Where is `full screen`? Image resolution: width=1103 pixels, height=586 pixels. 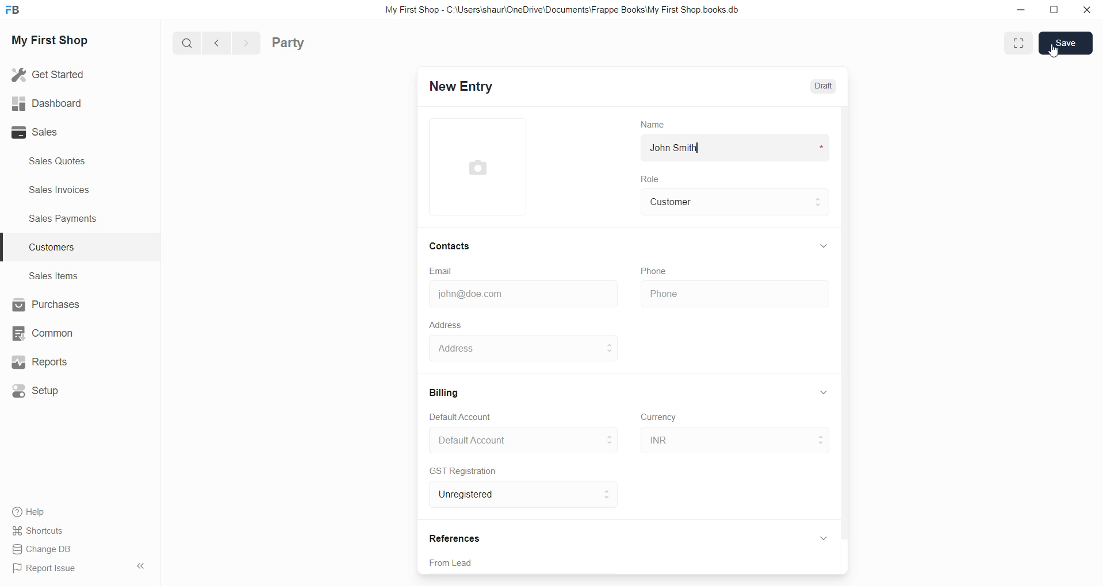 full screen is located at coordinates (1019, 44).